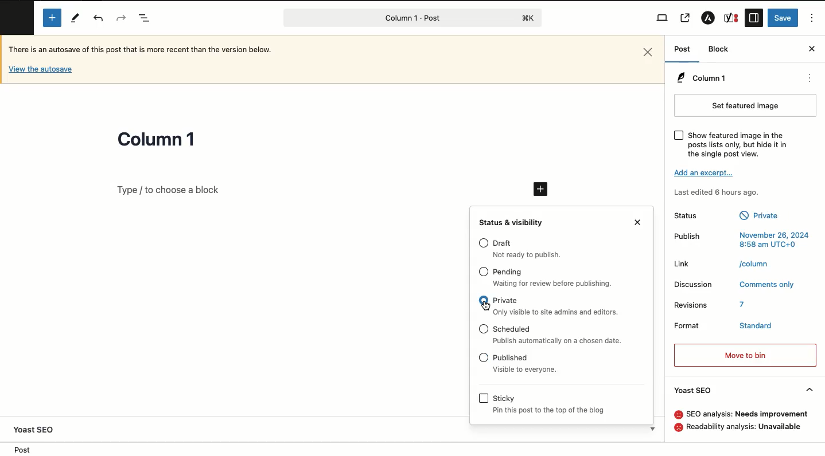 This screenshot has width=825, height=456. I want to click on Add excerpt, so click(706, 172).